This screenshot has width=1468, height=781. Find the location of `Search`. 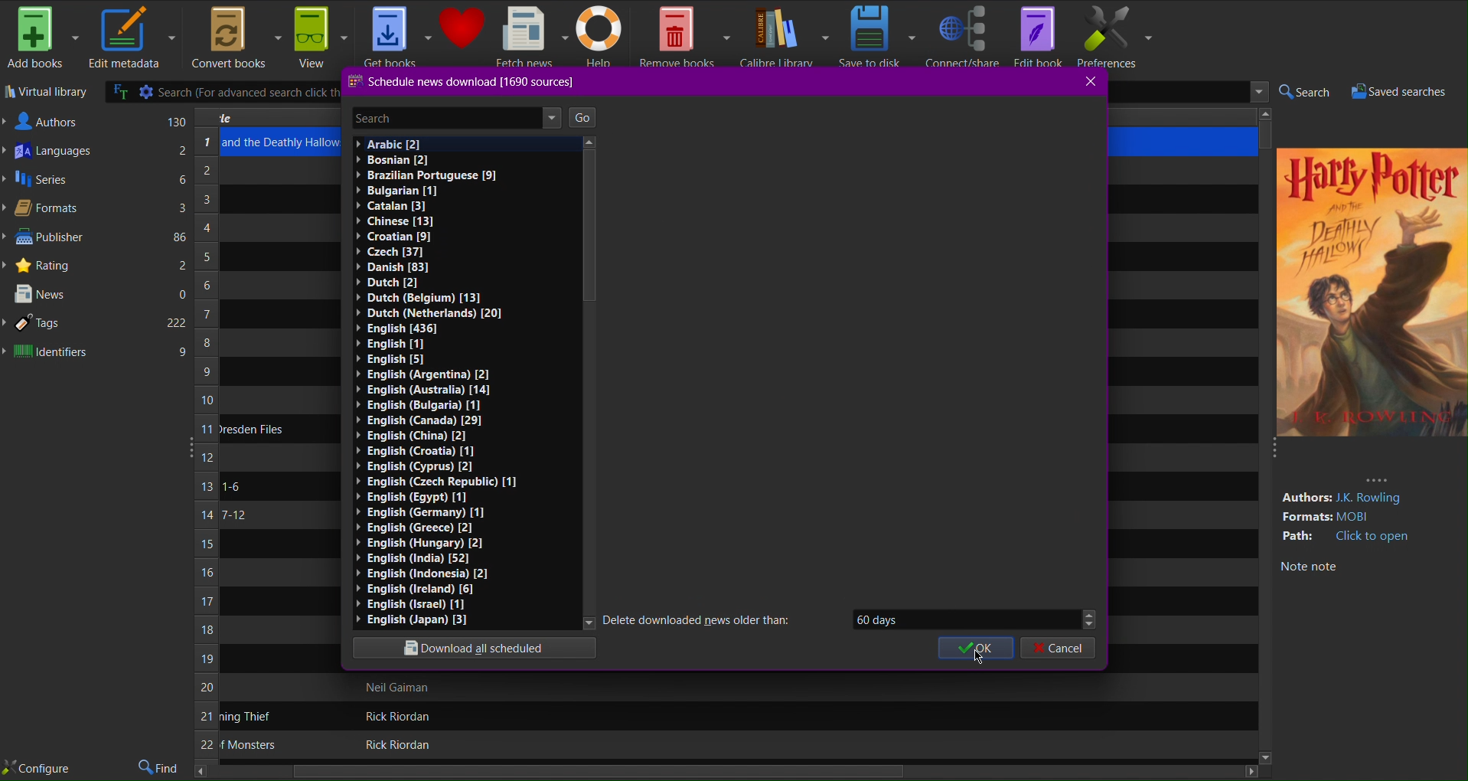

Search is located at coordinates (439, 118).